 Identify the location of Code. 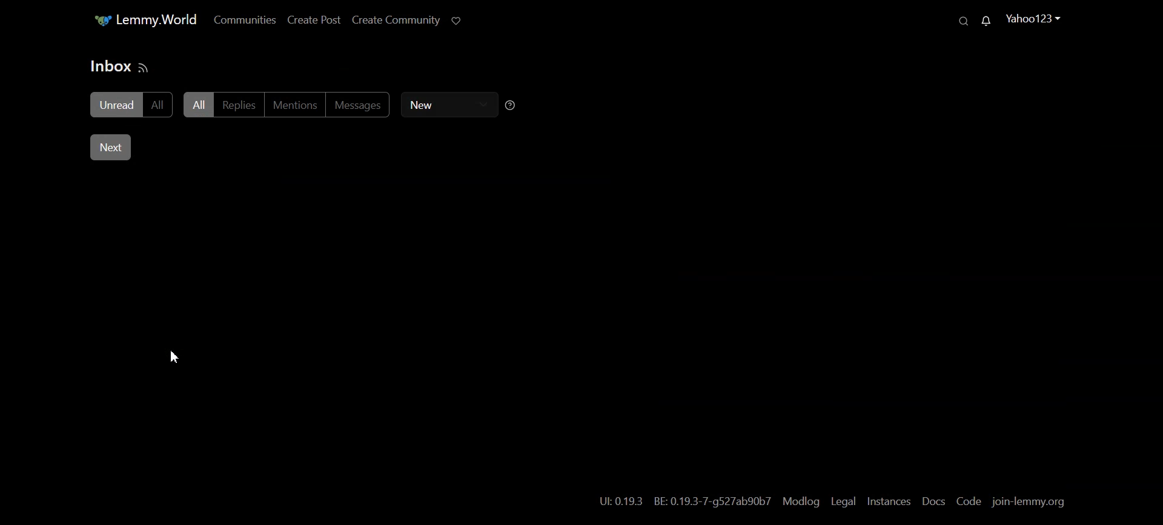
(967, 502).